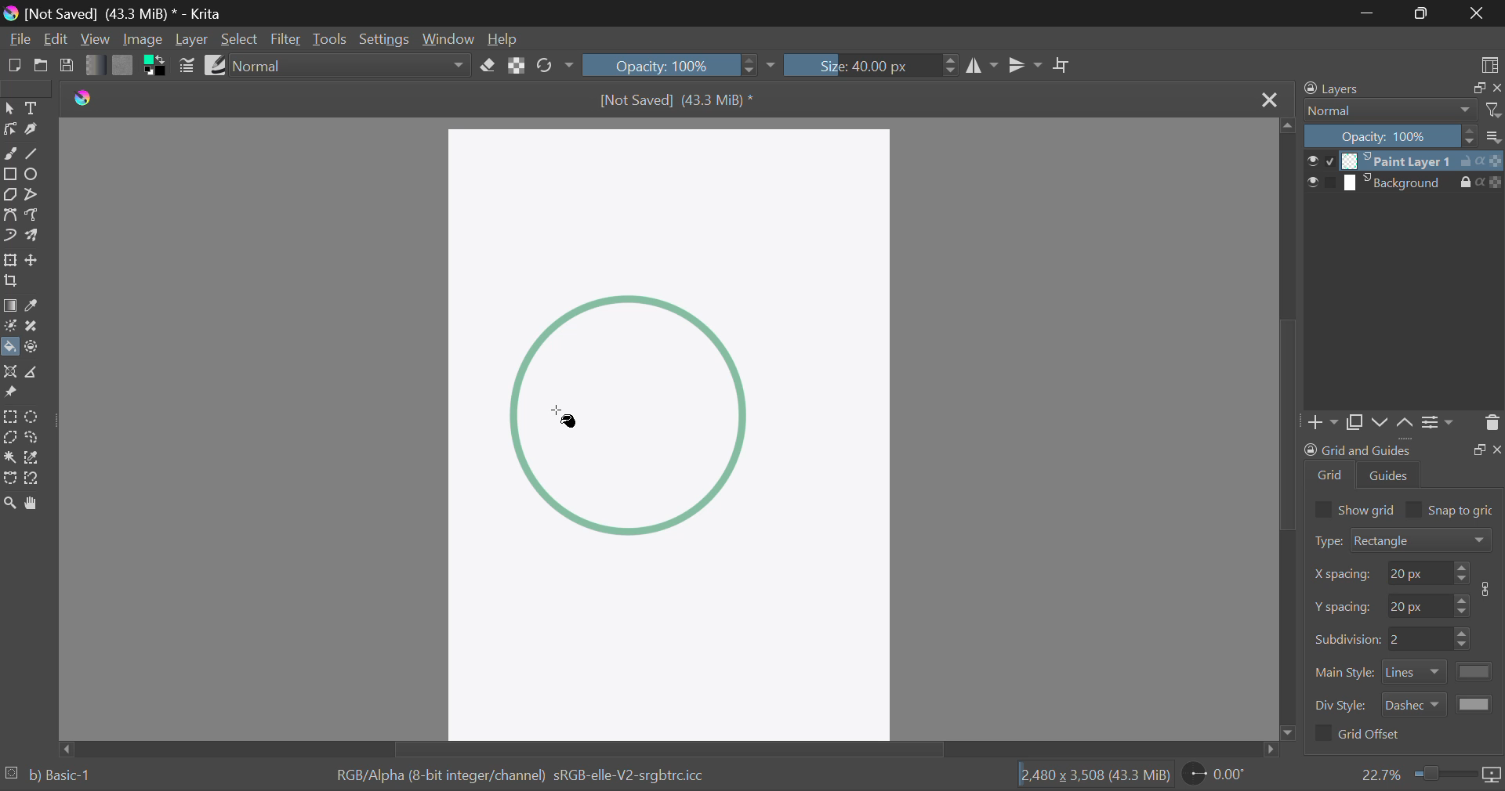 The image size is (1505, 791). I want to click on Pattern, so click(122, 67).